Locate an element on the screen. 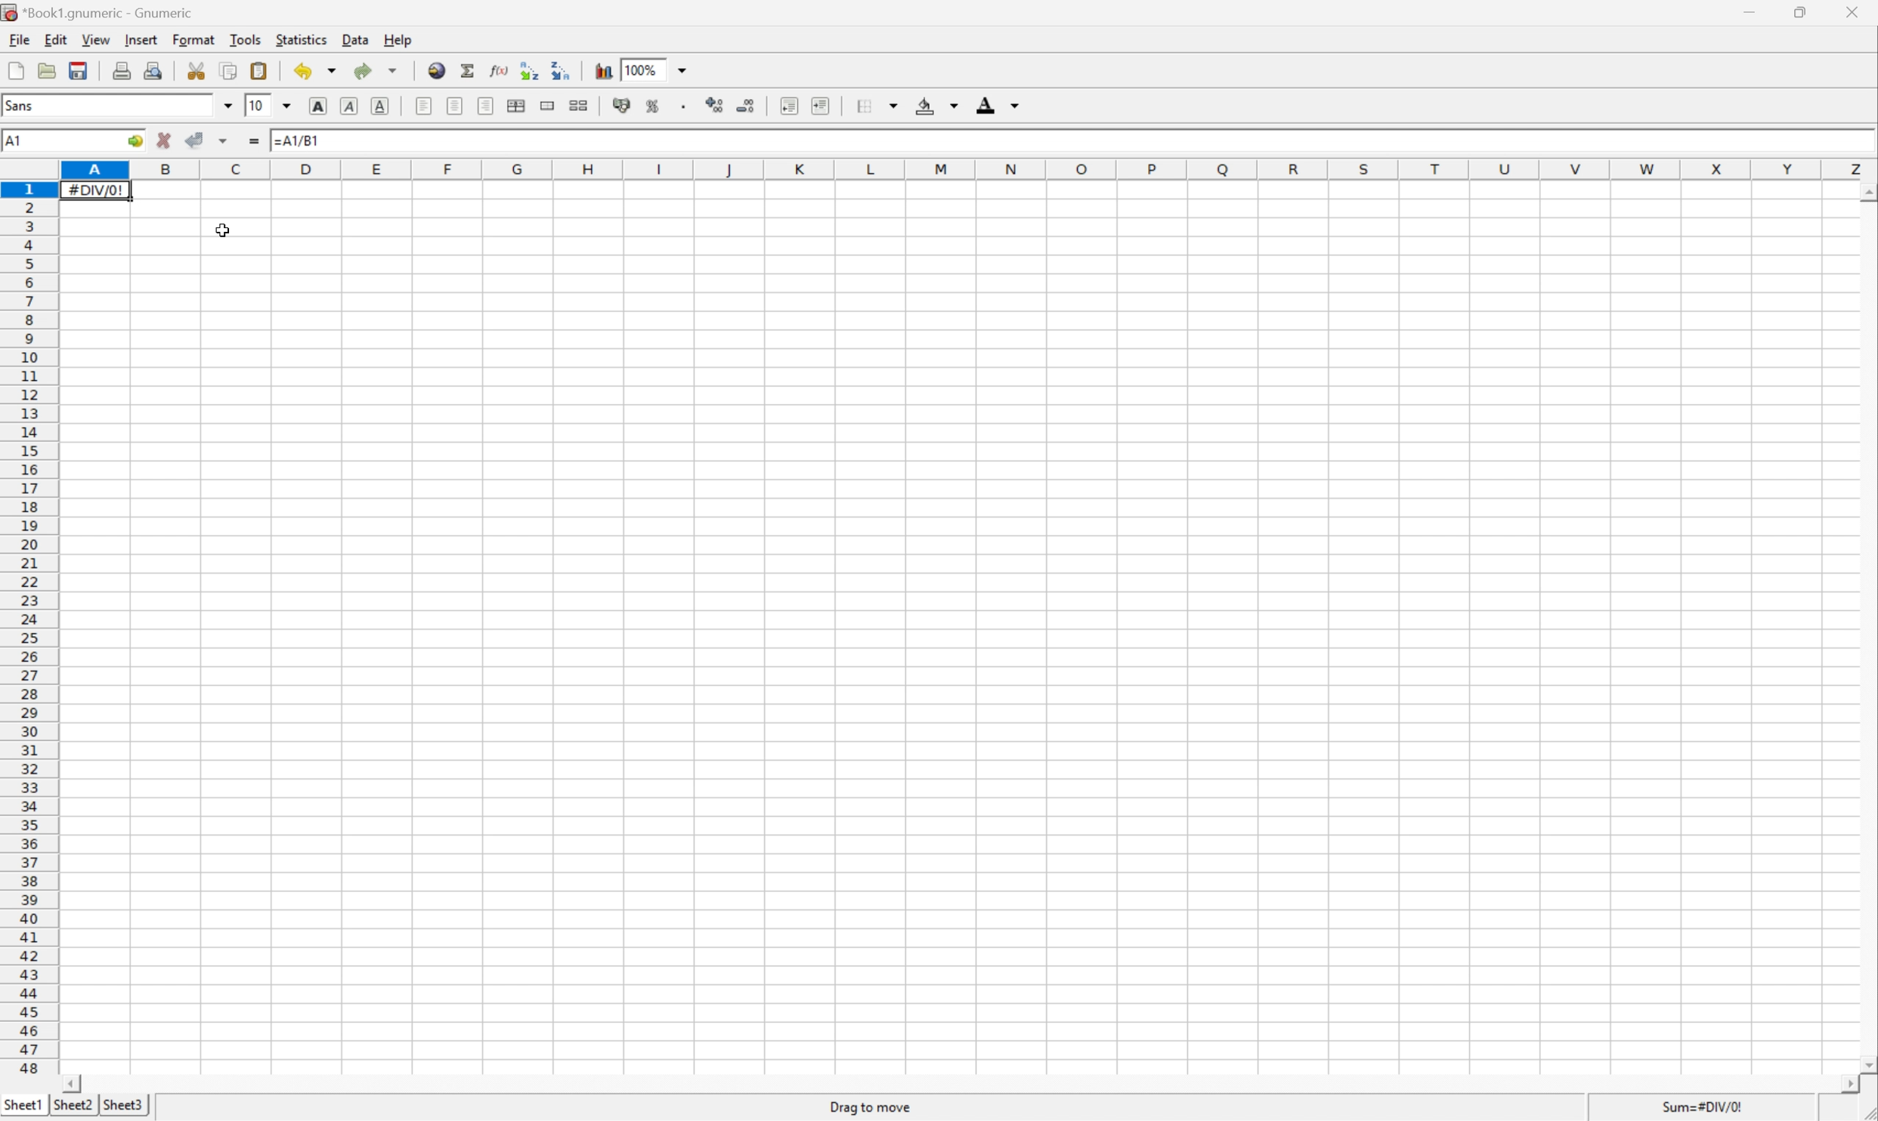  Drop down is located at coordinates (893, 106).